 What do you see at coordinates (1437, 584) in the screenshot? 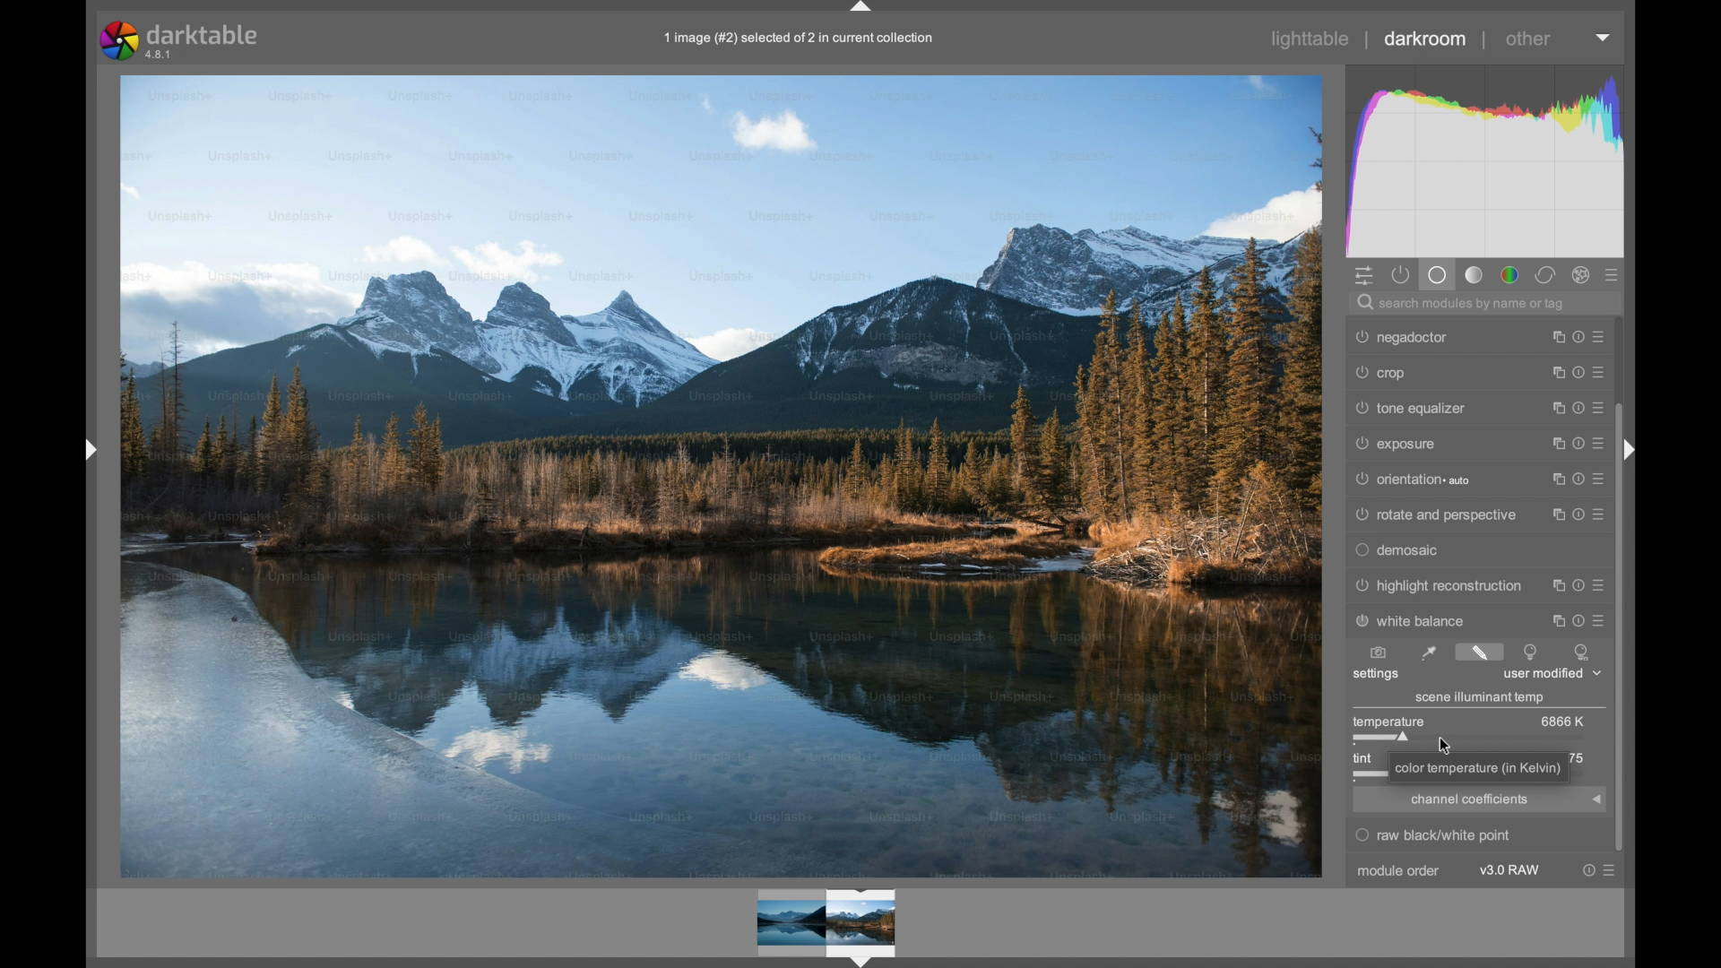
I see `highlight reconstruction` at bounding box center [1437, 584].